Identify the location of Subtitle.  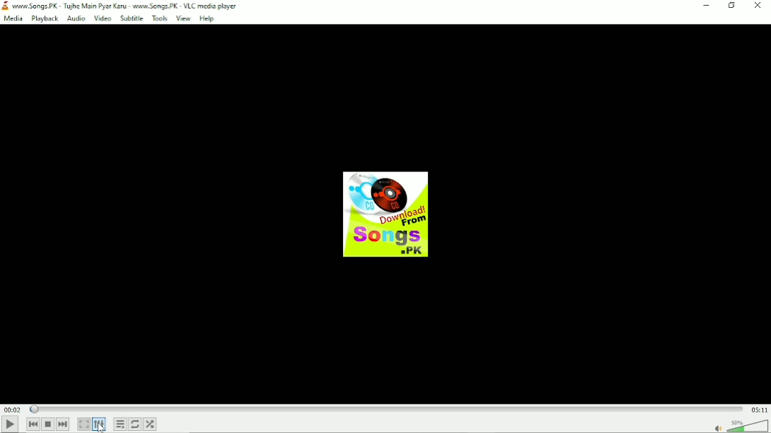
(131, 19).